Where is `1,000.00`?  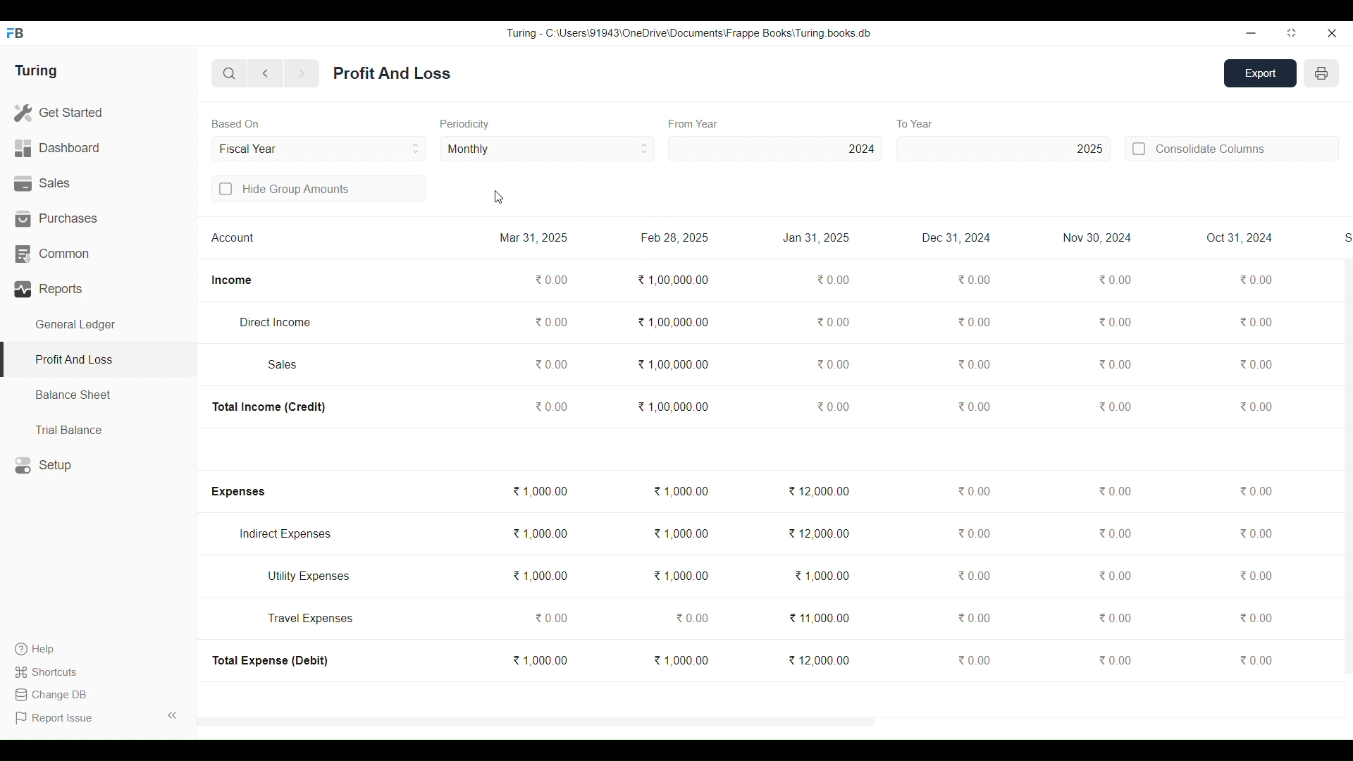
1,000.00 is located at coordinates (822, 576).